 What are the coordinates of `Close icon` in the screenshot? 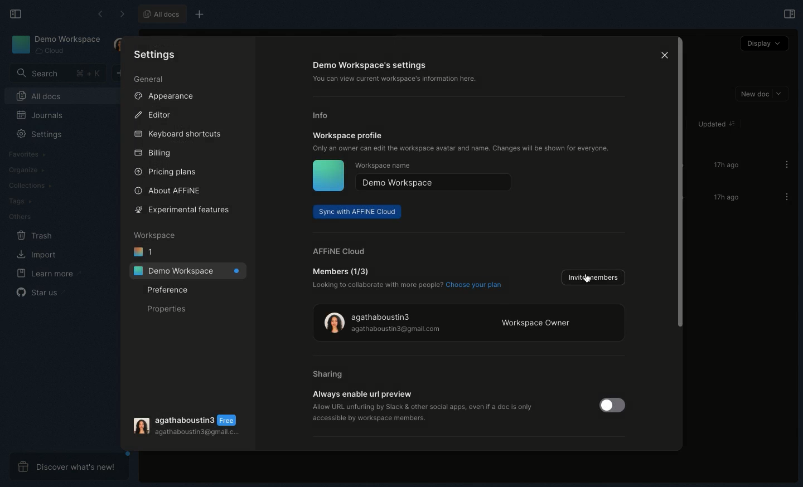 It's located at (662, 54).